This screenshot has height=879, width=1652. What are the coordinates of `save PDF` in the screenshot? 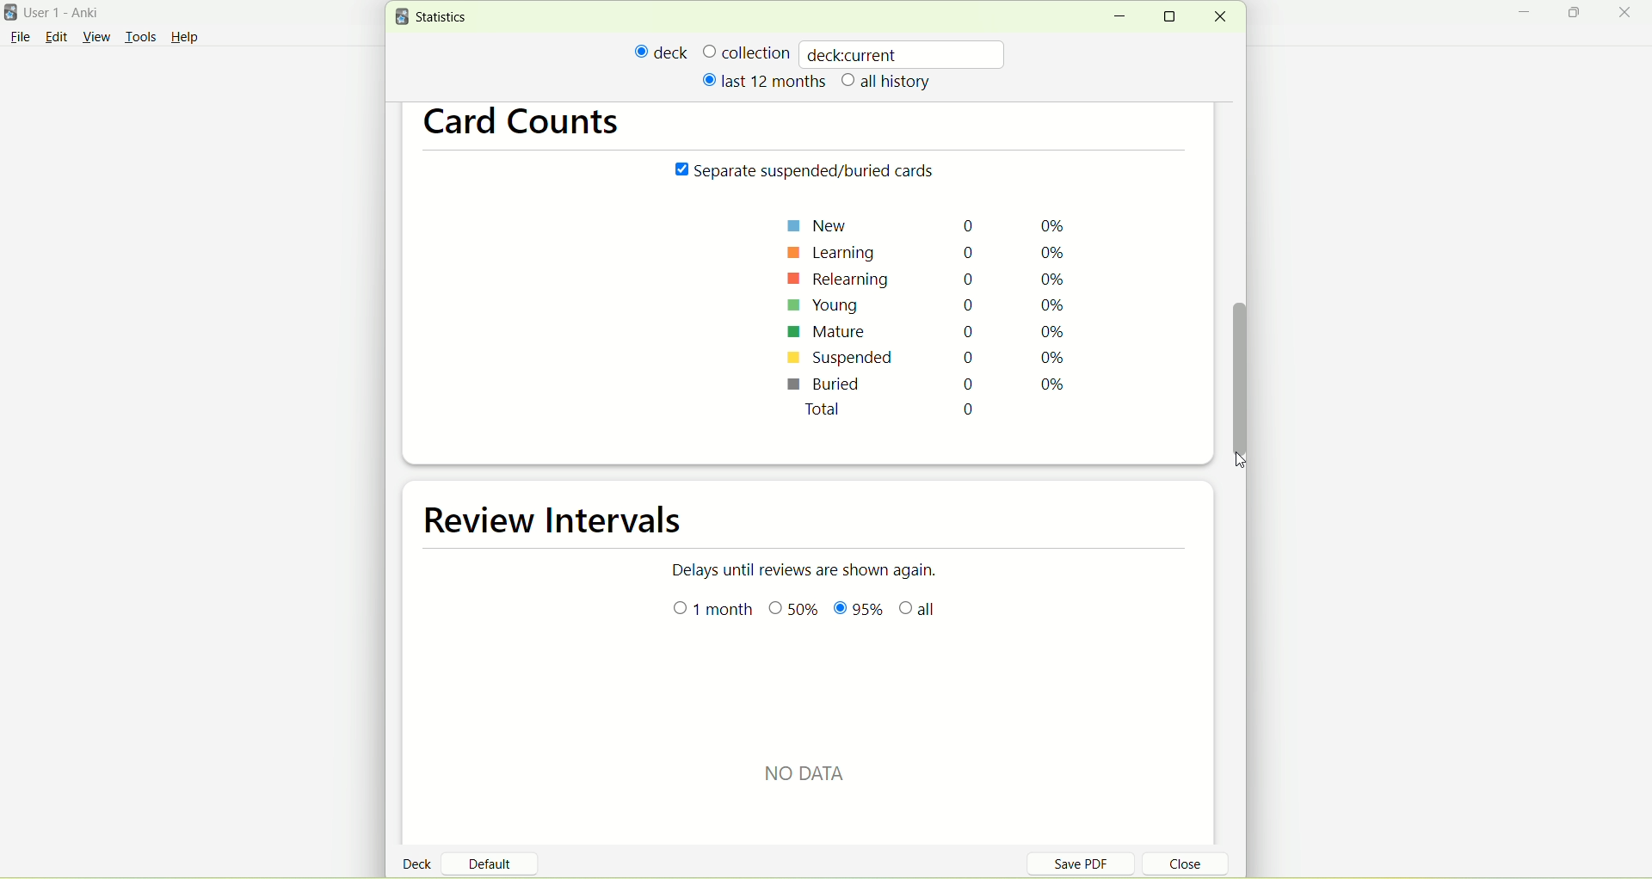 It's located at (1091, 863).